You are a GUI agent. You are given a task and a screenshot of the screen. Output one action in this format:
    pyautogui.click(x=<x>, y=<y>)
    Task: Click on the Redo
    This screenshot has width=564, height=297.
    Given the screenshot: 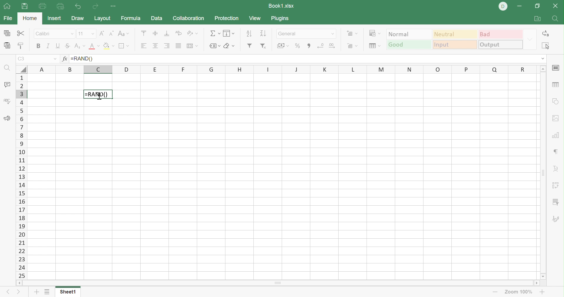 What is the action you would take?
    pyautogui.click(x=97, y=6)
    